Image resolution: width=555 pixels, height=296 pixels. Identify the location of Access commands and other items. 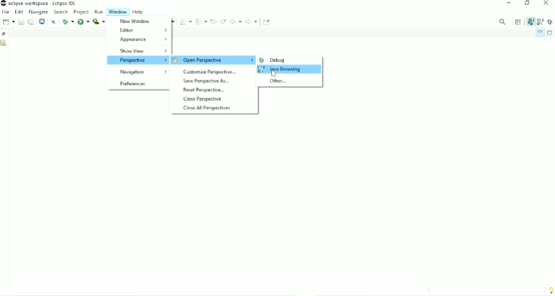
(502, 21).